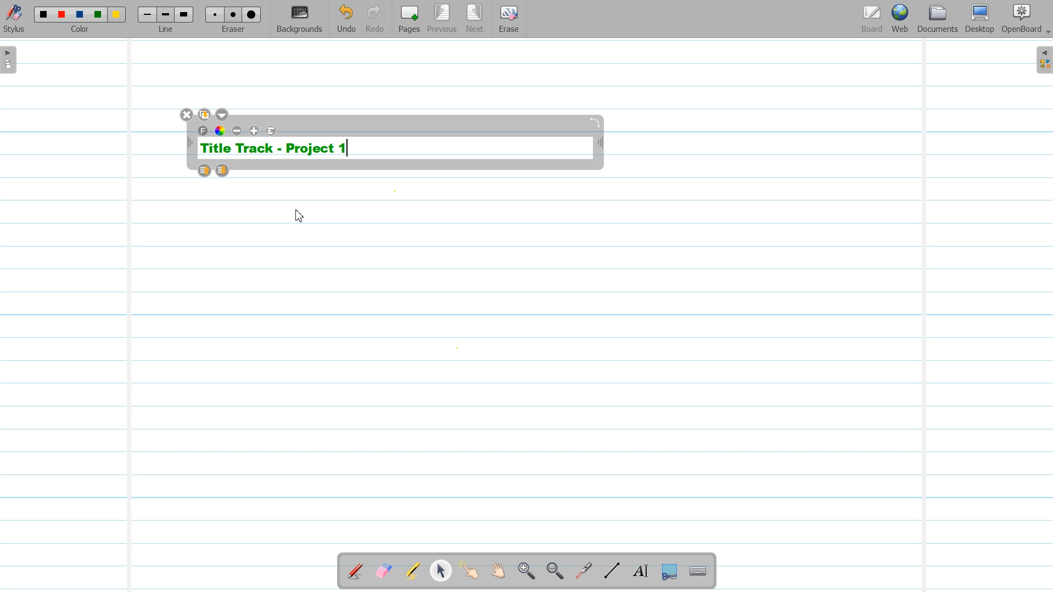 This screenshot has width=1053, height=592. What do you see at coordinates (601, 144) in the screenshot?
I see `Adjust width of text tool` at bounding box center [601, 144].